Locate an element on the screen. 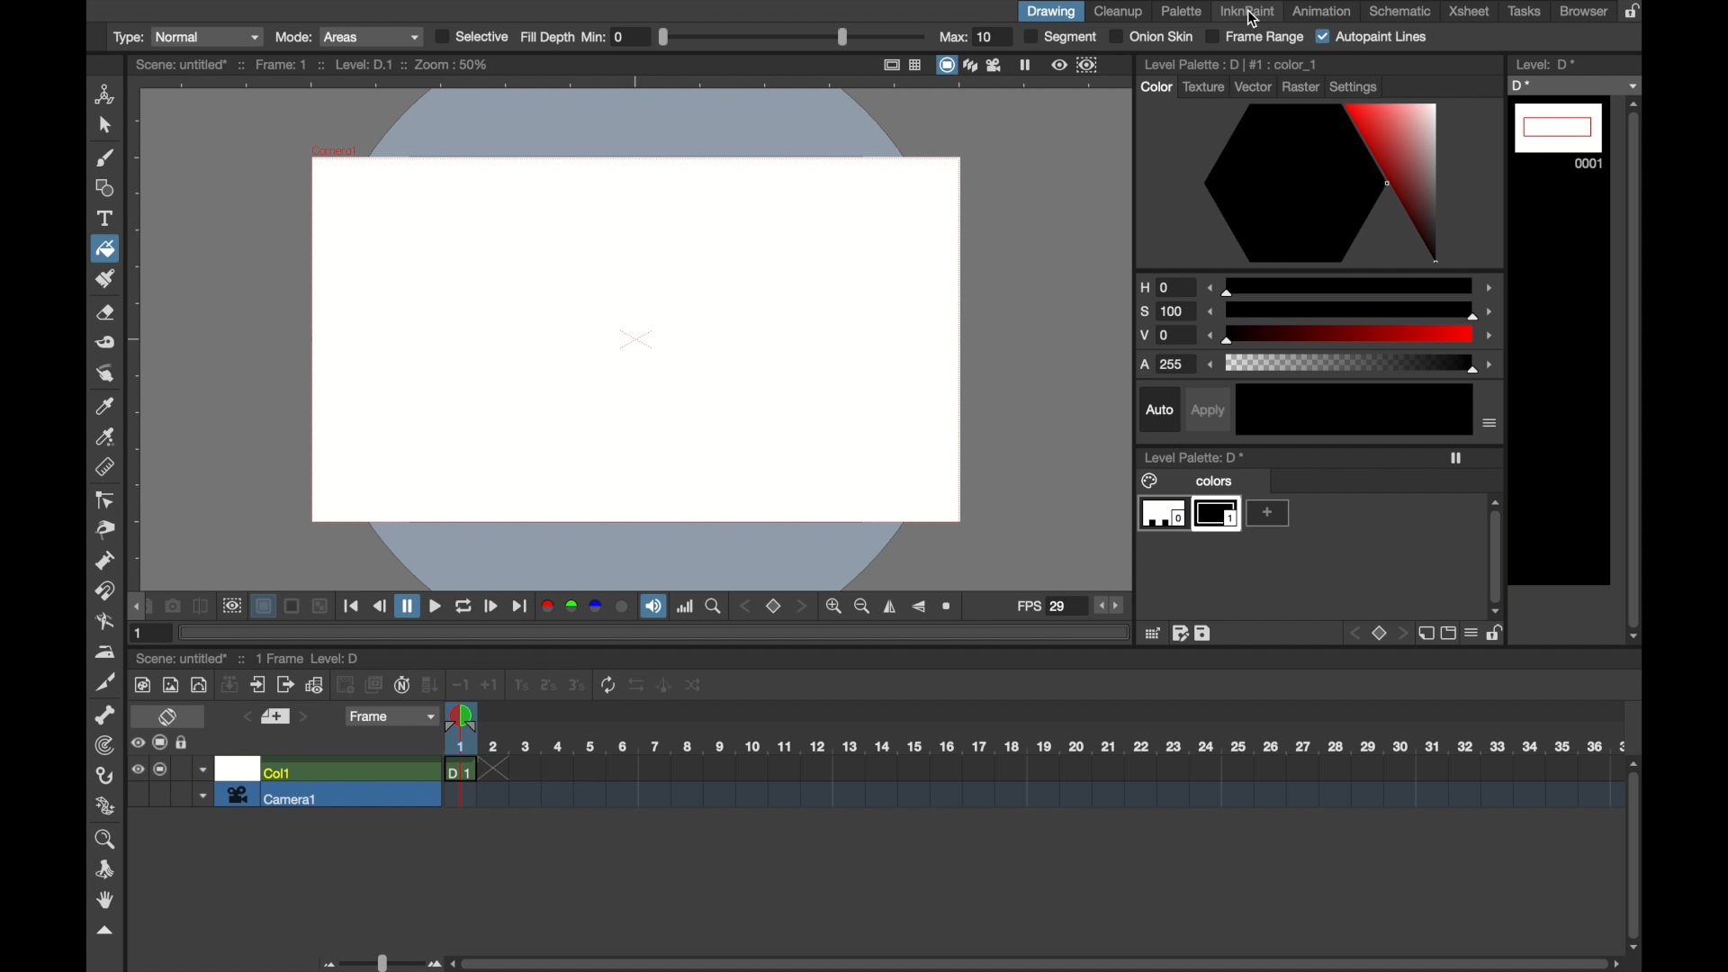  selective is located at coordinates (471, 36).